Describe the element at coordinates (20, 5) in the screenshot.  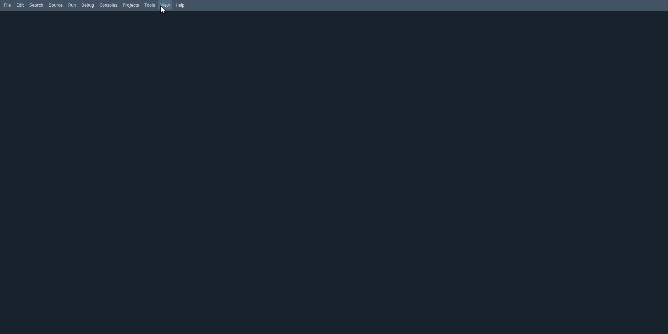
I see `Edit` at that location.